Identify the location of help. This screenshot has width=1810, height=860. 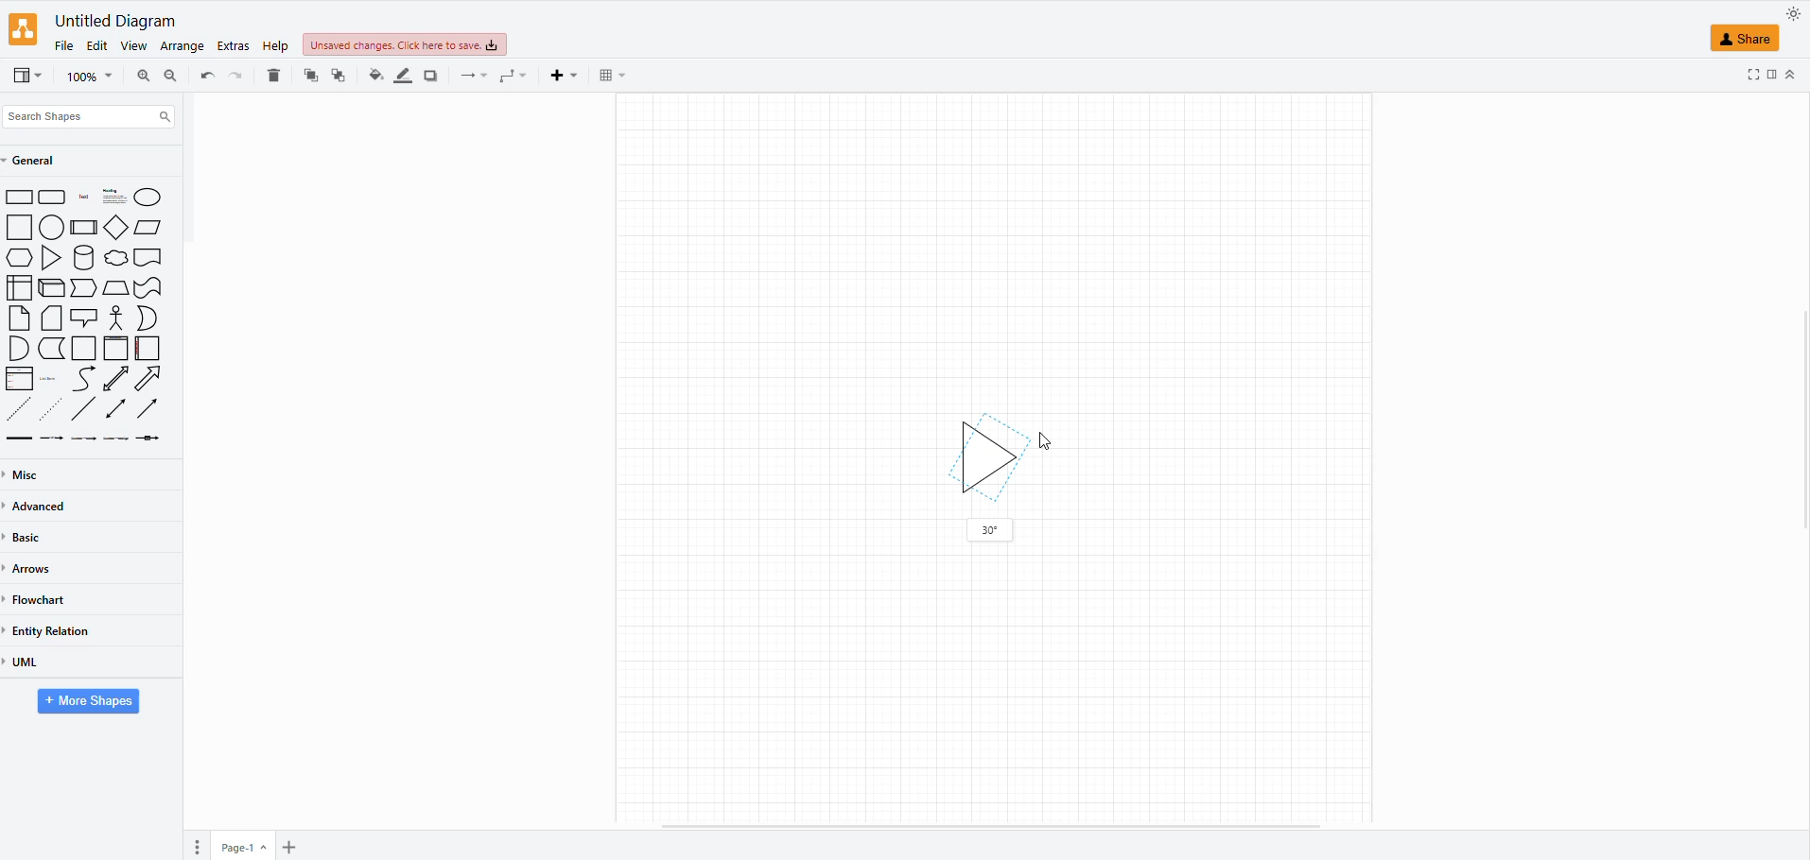
(275, 47).